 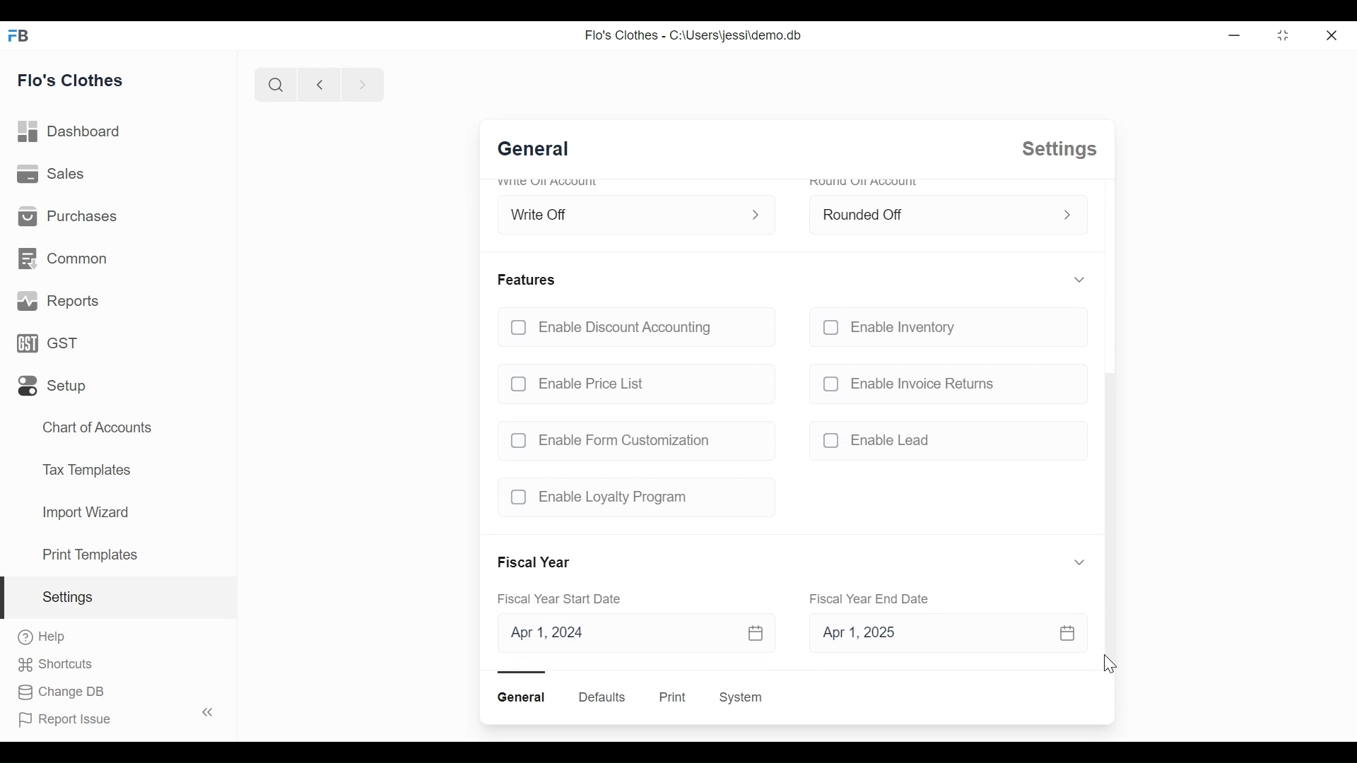 What do you see at coordinates (1112, 667) in the screenshot?
I see `cursor` at bounding box center [1112, 667].